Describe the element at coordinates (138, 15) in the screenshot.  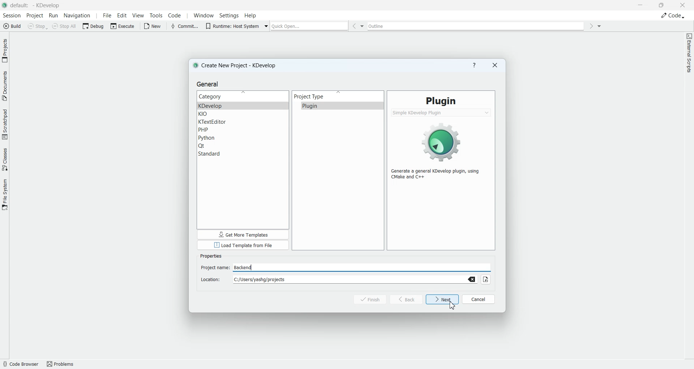
I see `View` at that location.